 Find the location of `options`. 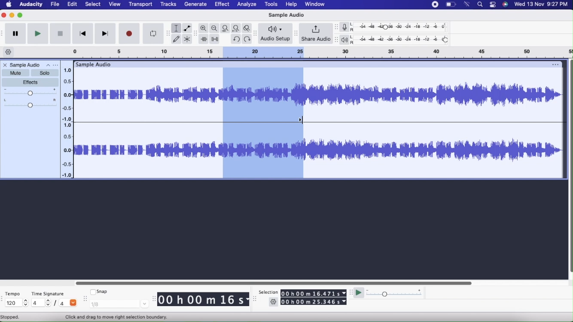

options is located at coordinates (556, 64).